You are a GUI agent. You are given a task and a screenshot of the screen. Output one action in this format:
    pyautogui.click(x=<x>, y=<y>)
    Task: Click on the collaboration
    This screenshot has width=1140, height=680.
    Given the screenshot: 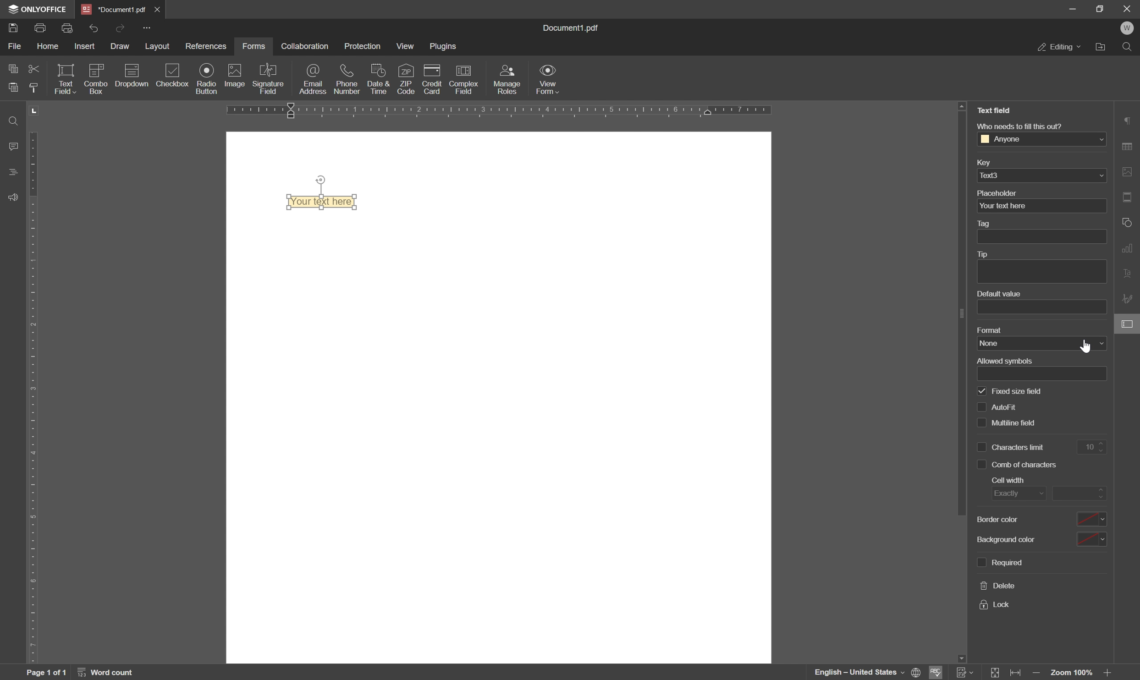 What is the action you would take?
    pyautogui.click(x=304, y=46)
    